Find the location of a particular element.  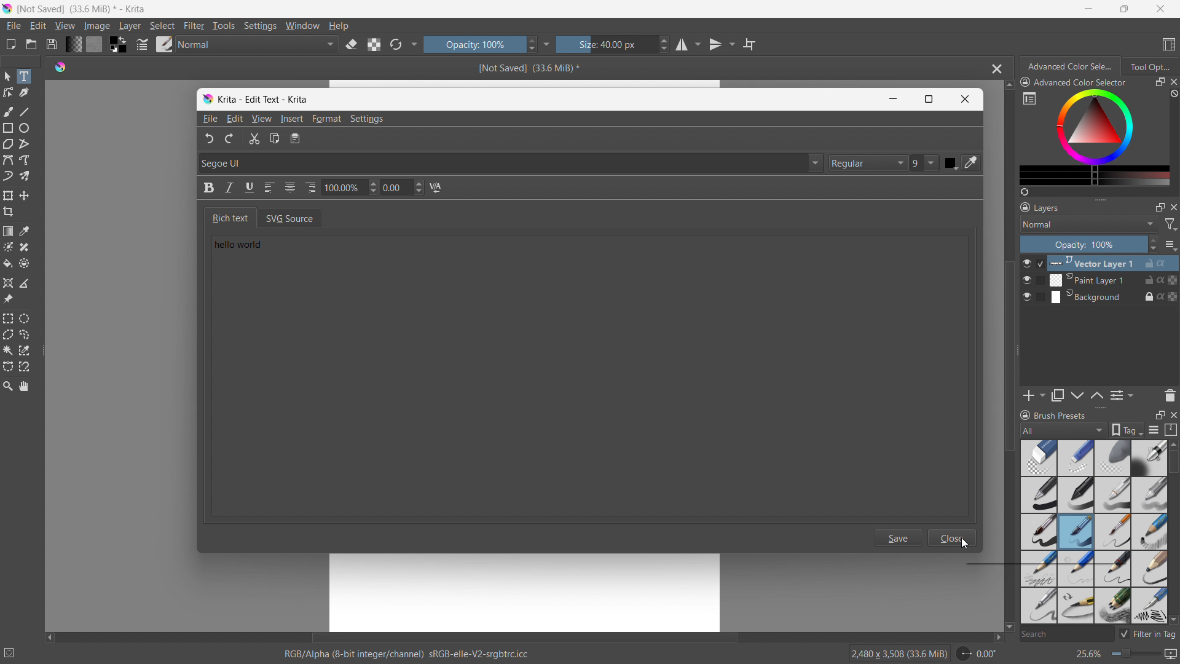

blending mode is located at coordinates (258, 45).